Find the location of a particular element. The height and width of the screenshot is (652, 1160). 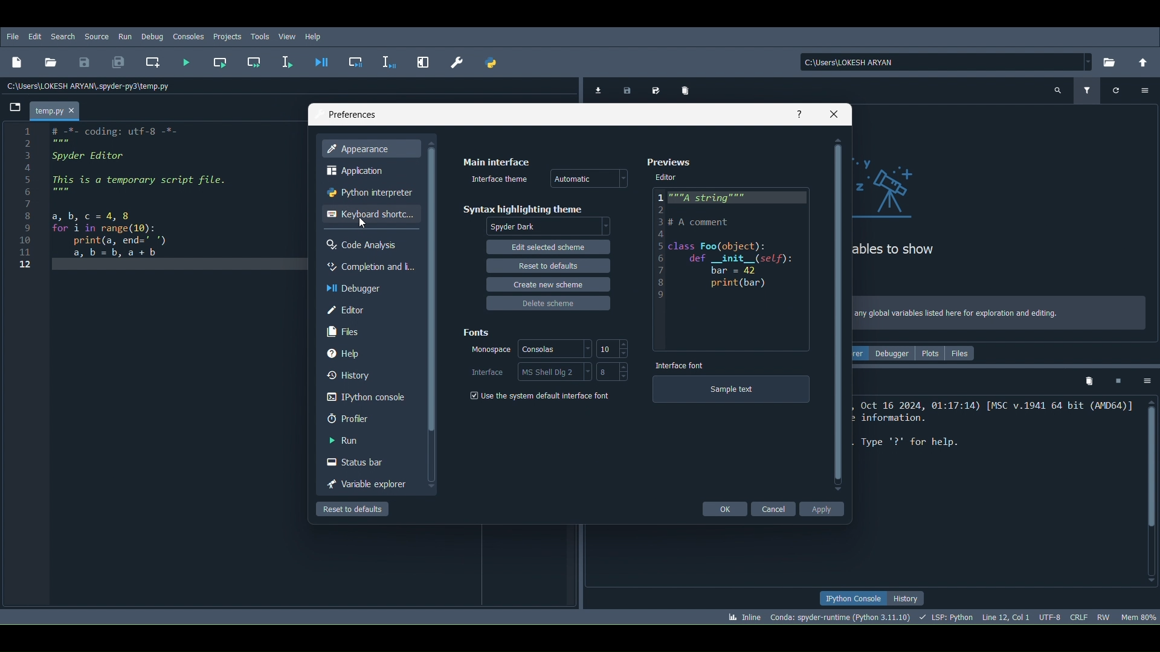

code is located at coordinates (137, 195).